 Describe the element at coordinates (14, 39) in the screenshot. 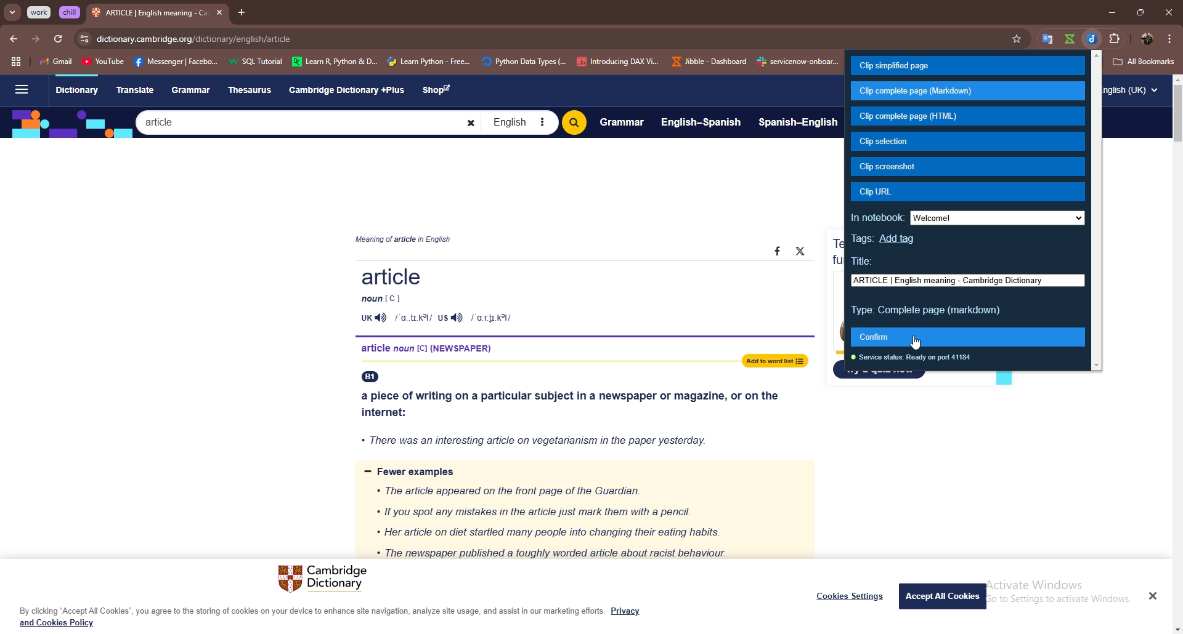

I see `back` at that location.